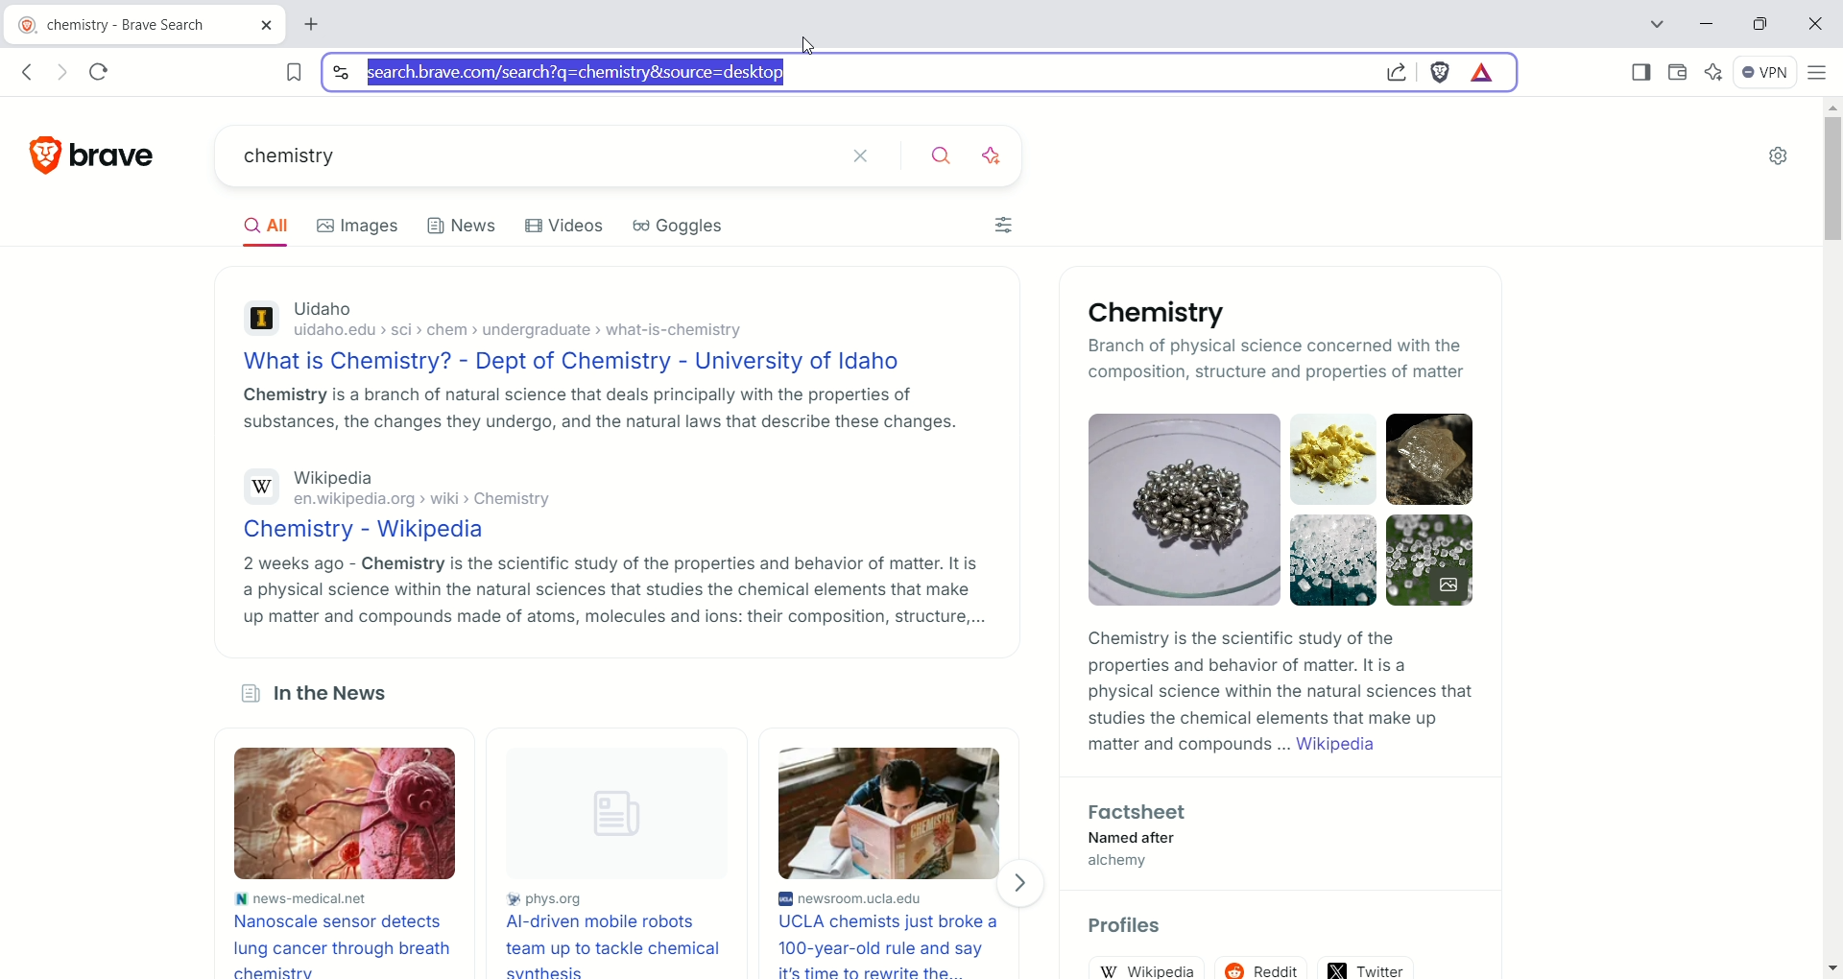  I want to click on maximize, so click(1760, 25).